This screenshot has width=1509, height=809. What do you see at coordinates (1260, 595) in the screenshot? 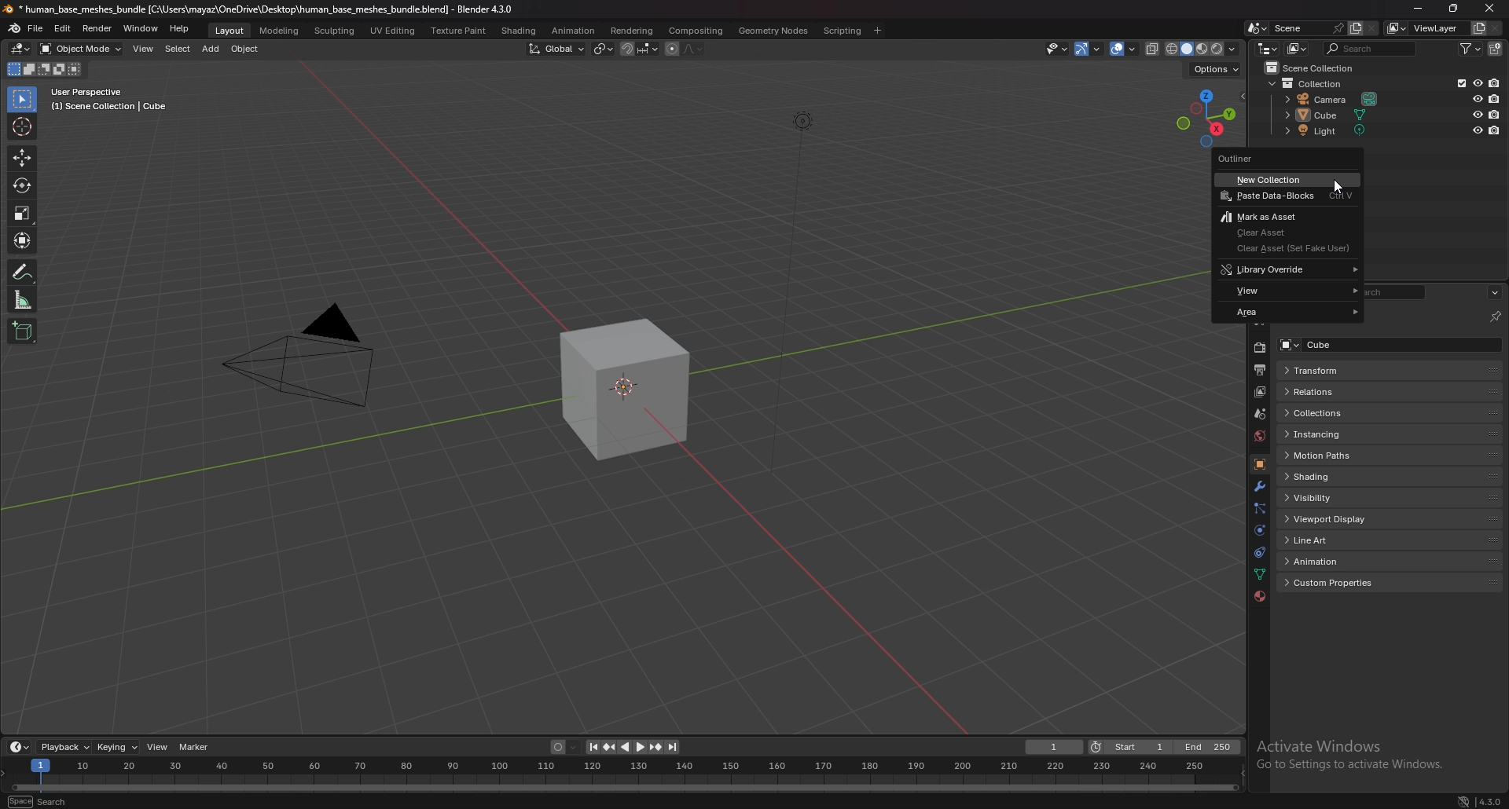
I see `material` at bounding box center [1260, 595].